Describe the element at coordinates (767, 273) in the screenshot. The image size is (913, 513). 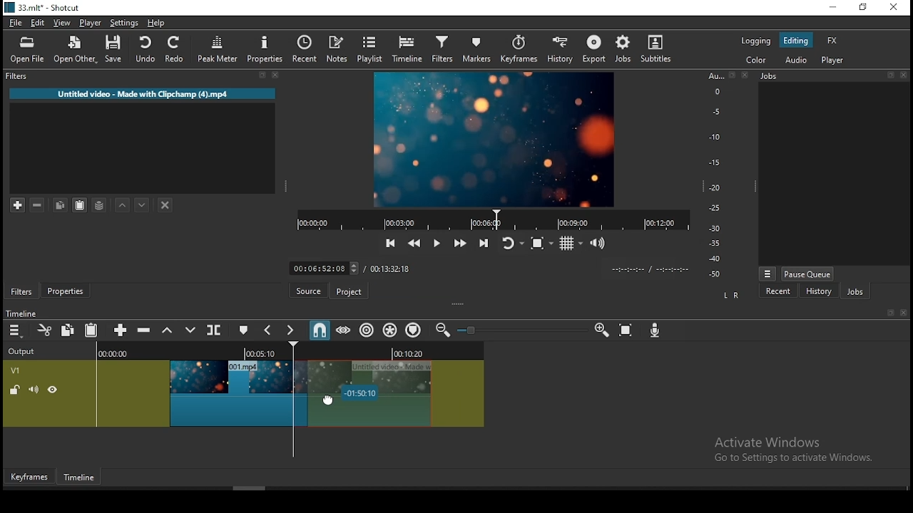
I see `view menu` at that location.